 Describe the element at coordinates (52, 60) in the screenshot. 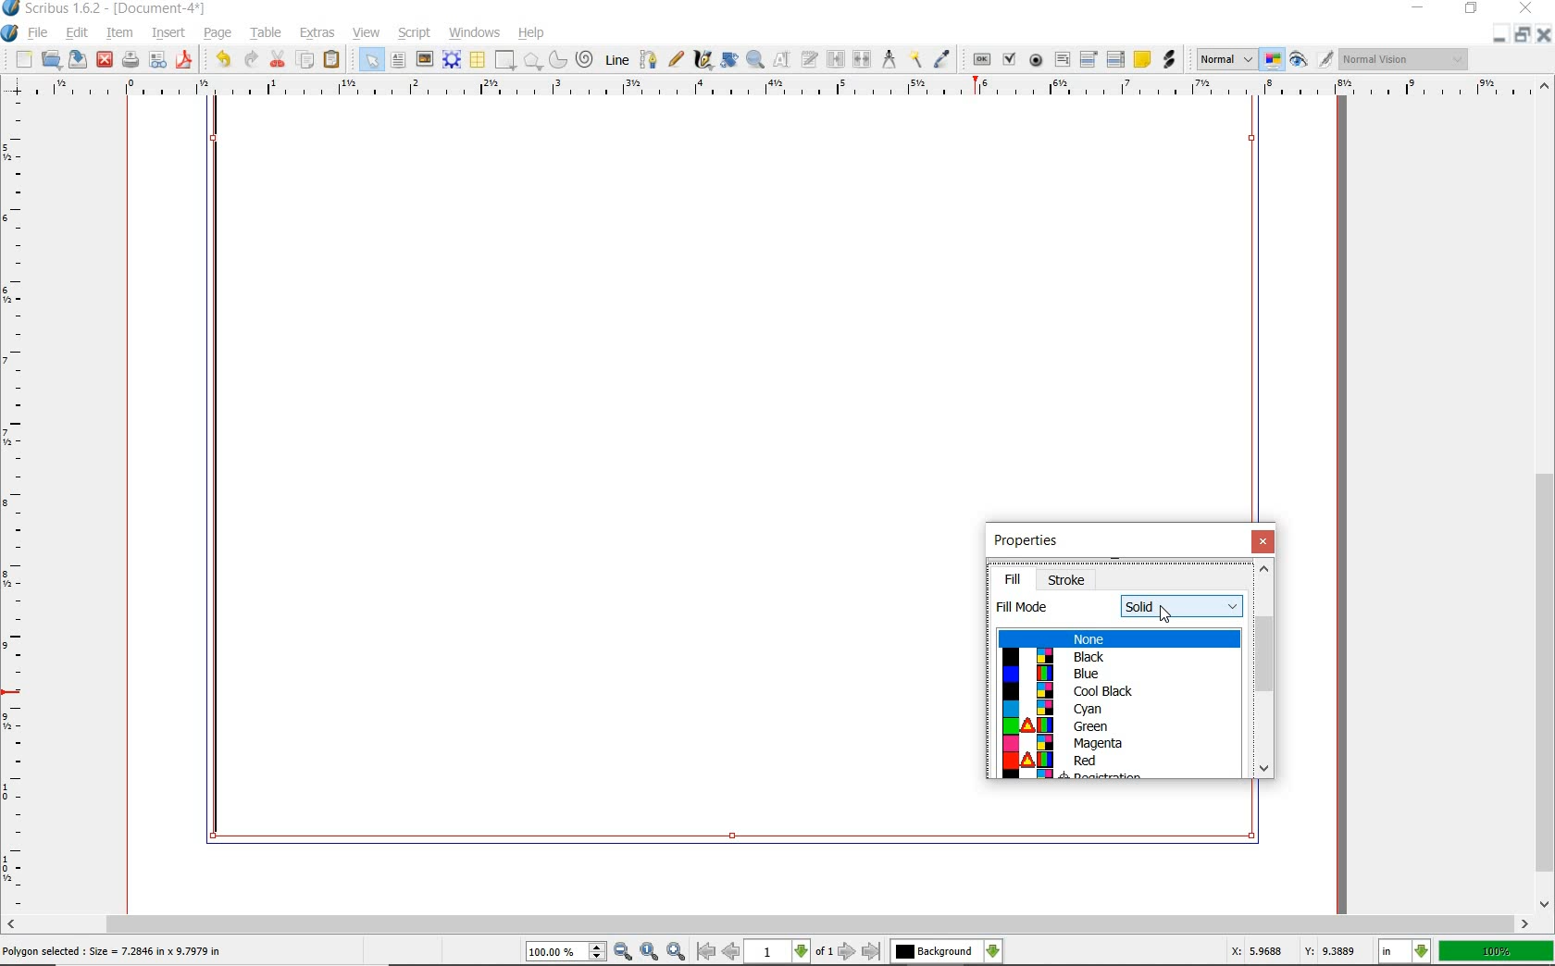

I see `open` at that location.